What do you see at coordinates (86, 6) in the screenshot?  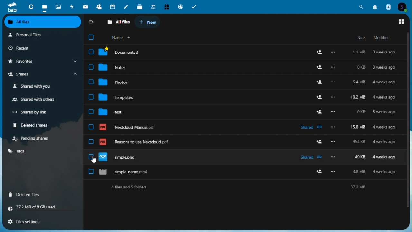 I see `mail` at bounding box center [86, 6].